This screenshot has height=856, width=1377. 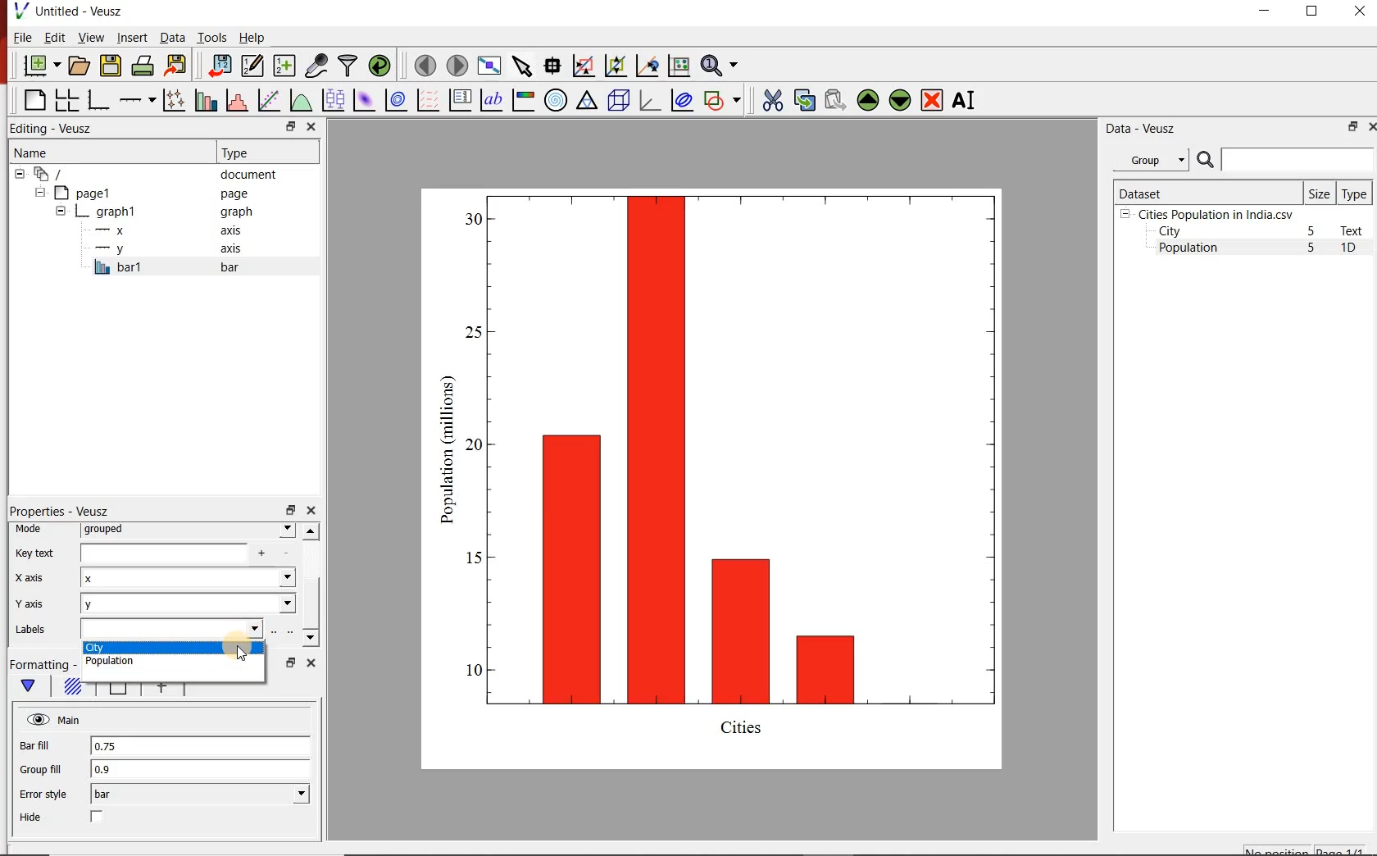 What do you see at coordinates (53, 38) in the screenshot?
I see `Edit` at bounding box center [53, 38].